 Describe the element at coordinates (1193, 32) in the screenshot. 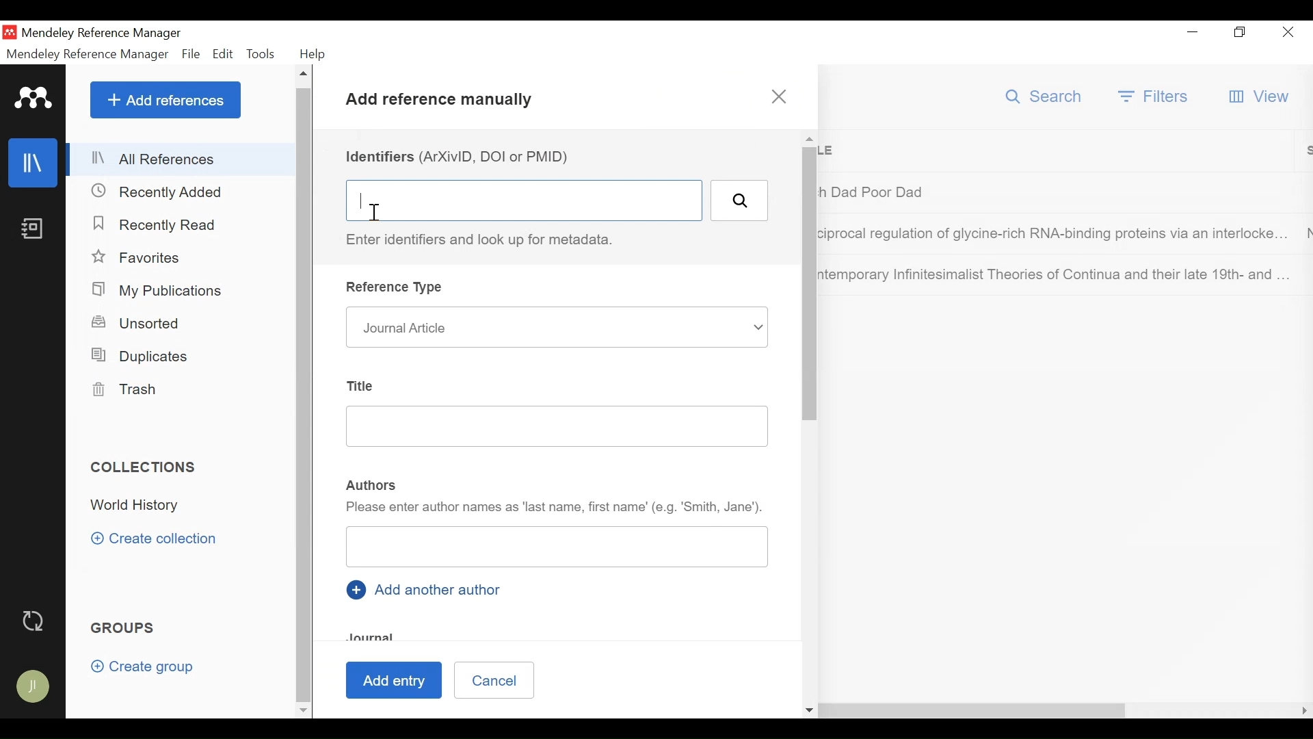

I see `minimize` at that location.